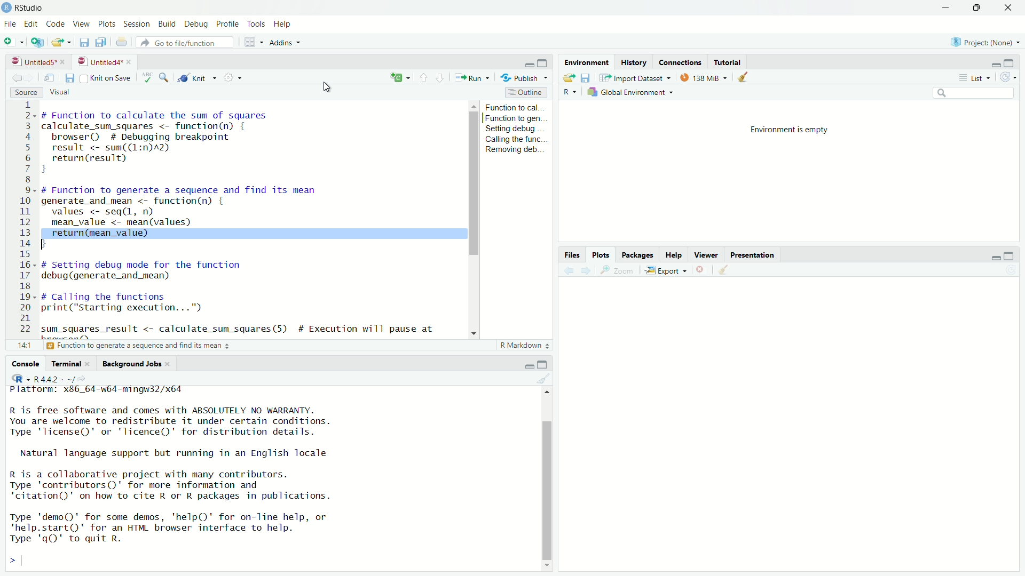 The image size is (1025, 576). Describe the element at coordinates (751, 78) in the screenshot. I see `clear objects from the workspace` at that location.